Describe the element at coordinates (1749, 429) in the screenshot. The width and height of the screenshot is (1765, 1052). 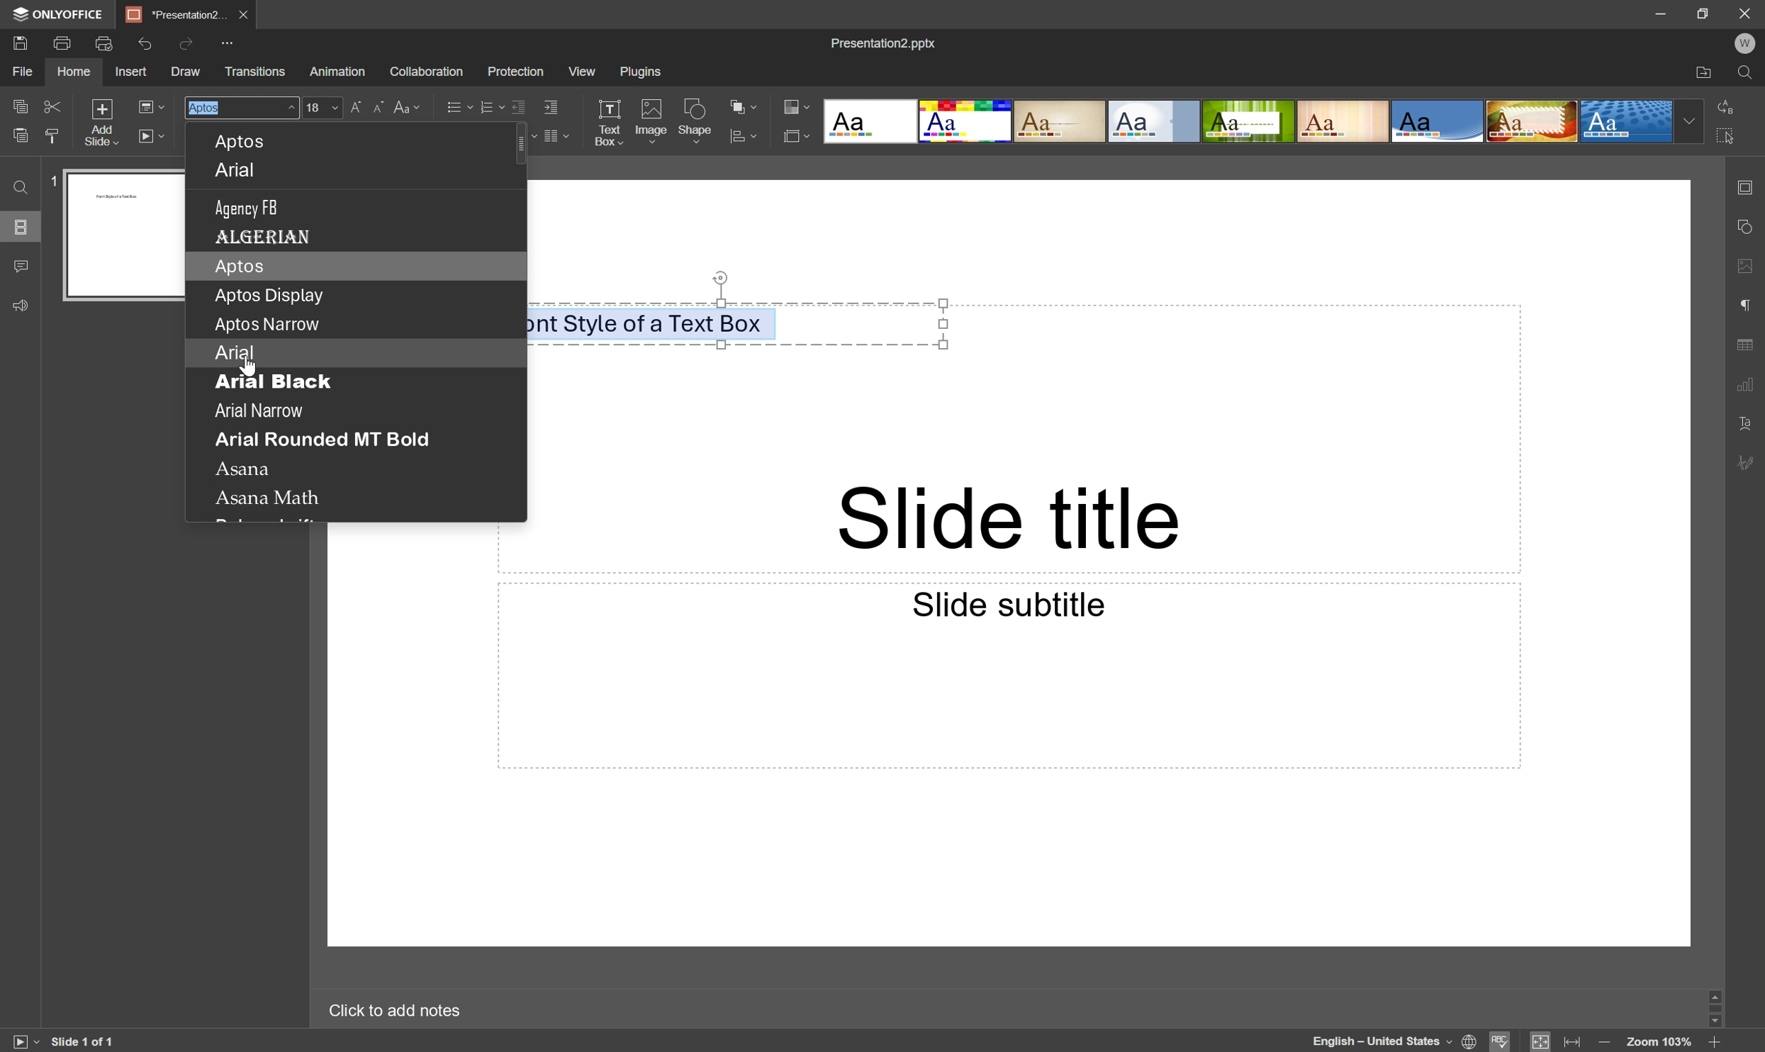
I see `Text Art settings` at that location.